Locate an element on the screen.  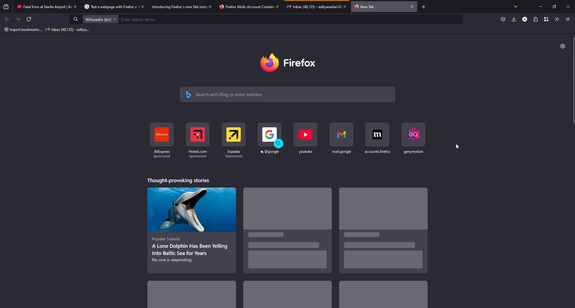
search with bing or enter address is located at coordinates (288, 95).